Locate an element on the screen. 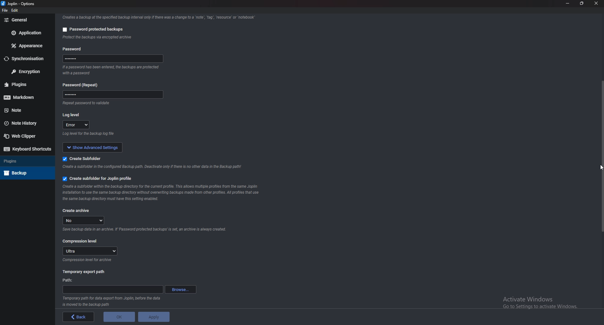 This screenshot has width=604, height=325. info is located at coordinates (112, 70).